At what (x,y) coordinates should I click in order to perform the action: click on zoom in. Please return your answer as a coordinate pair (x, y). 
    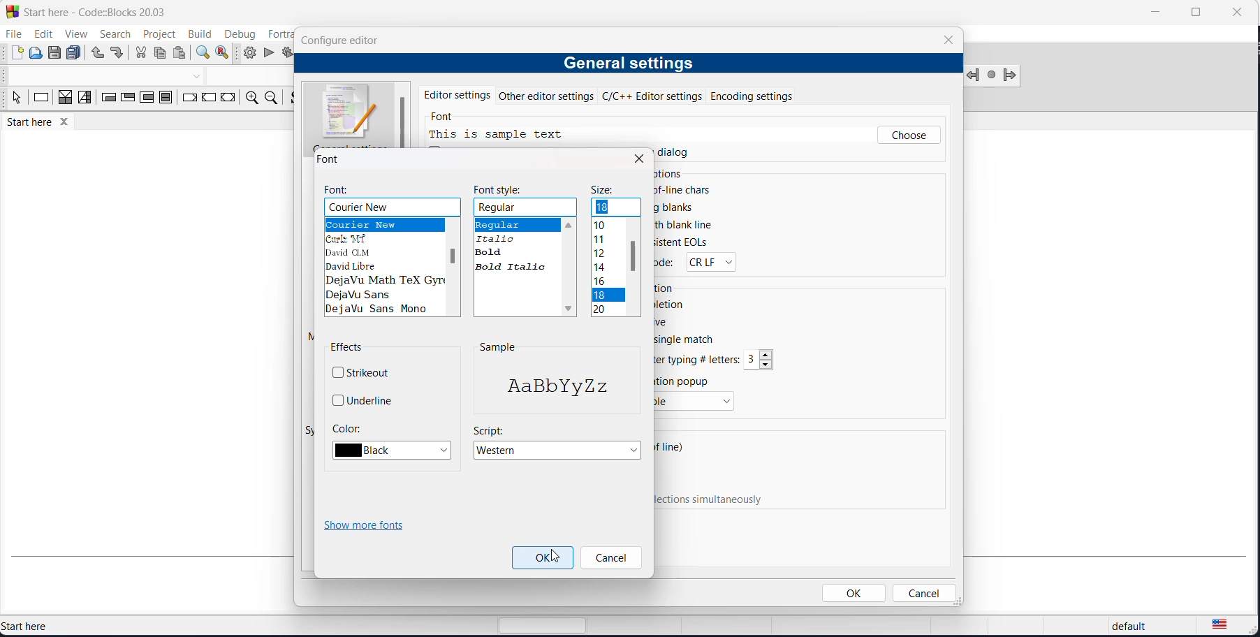
    Looking at the image, I should click on (249, 99).